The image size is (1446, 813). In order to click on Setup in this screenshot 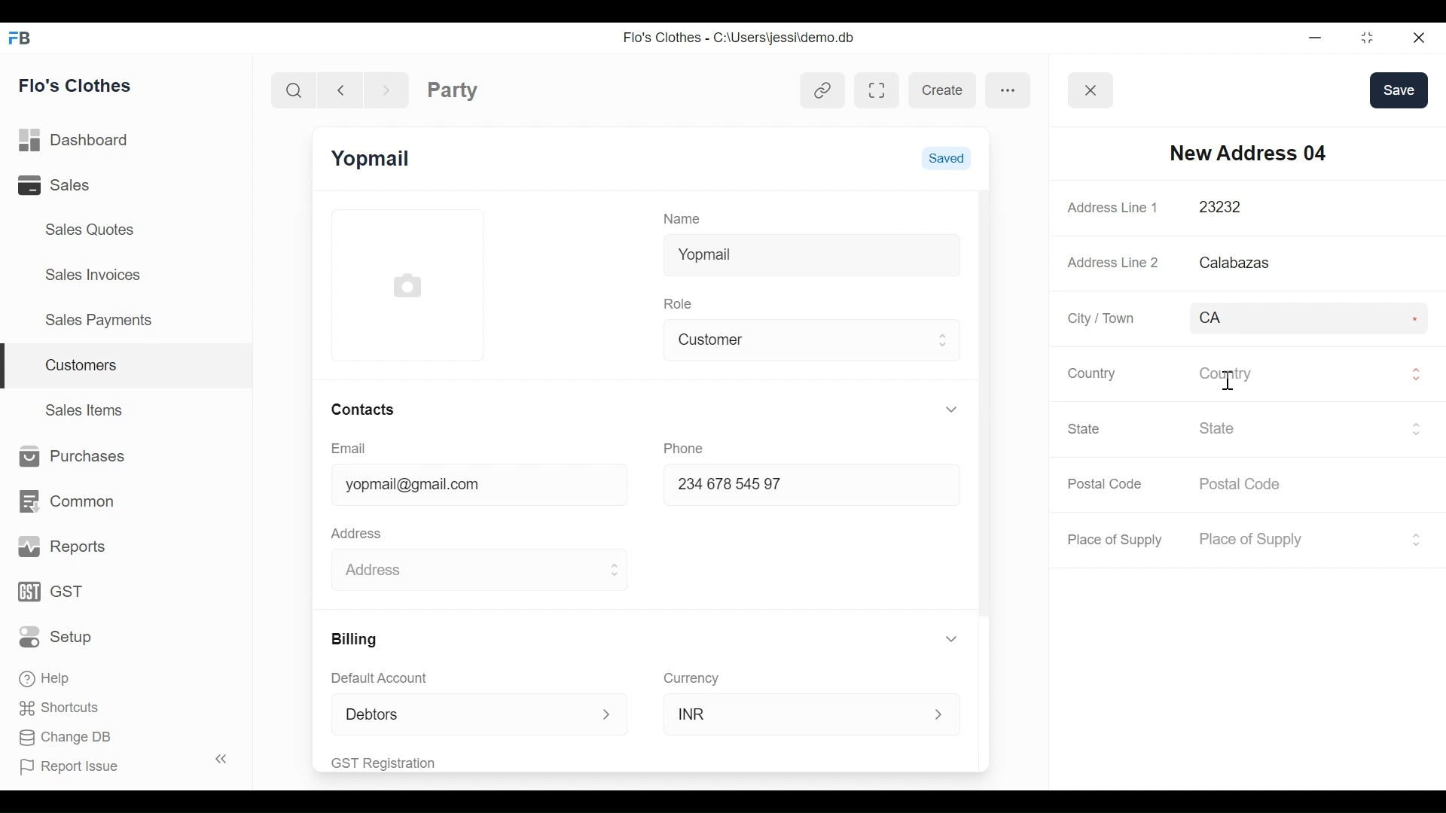, I will do `click(59, 636)`.